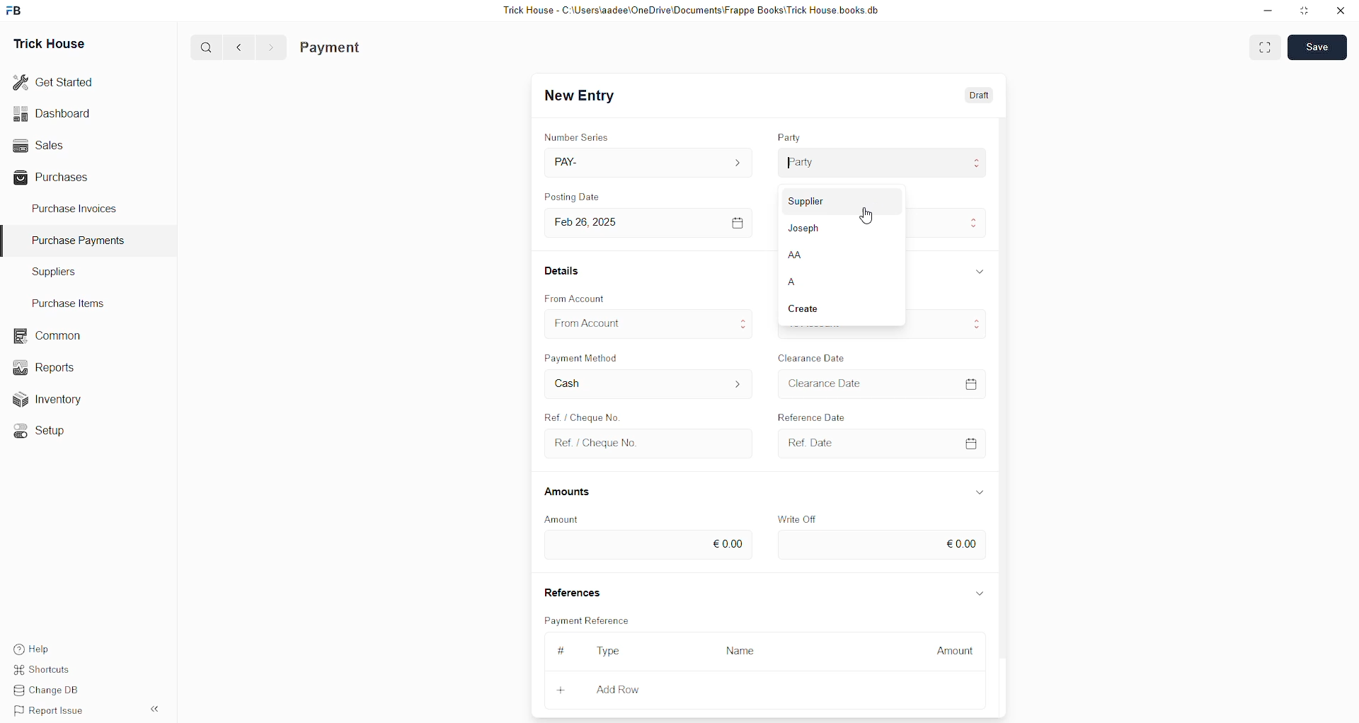 The height and width of the screenshot is (723, 1359). Describe the element at coordinates (564, 650) in the screenshot. I see `#` at that location.